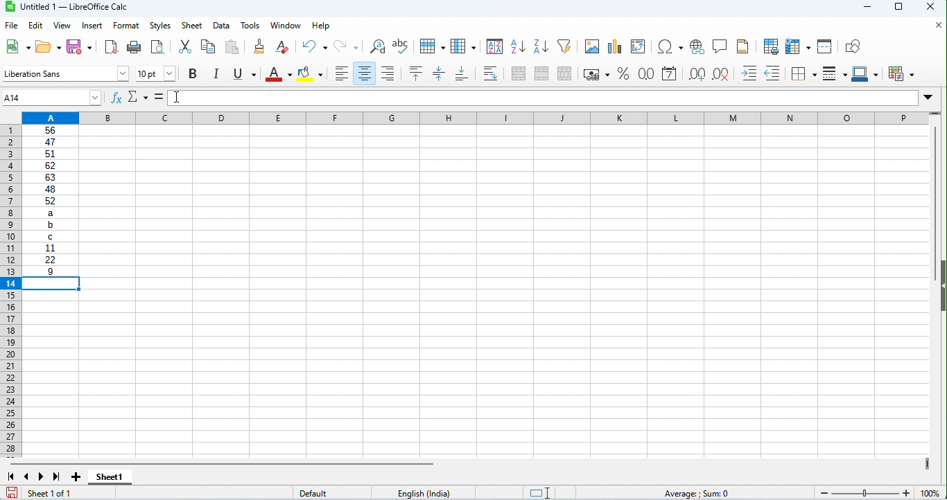  What do you see at coordinates (719, 46) in the screenshot?
I see `insert comment` at bounding box center [719, 46].